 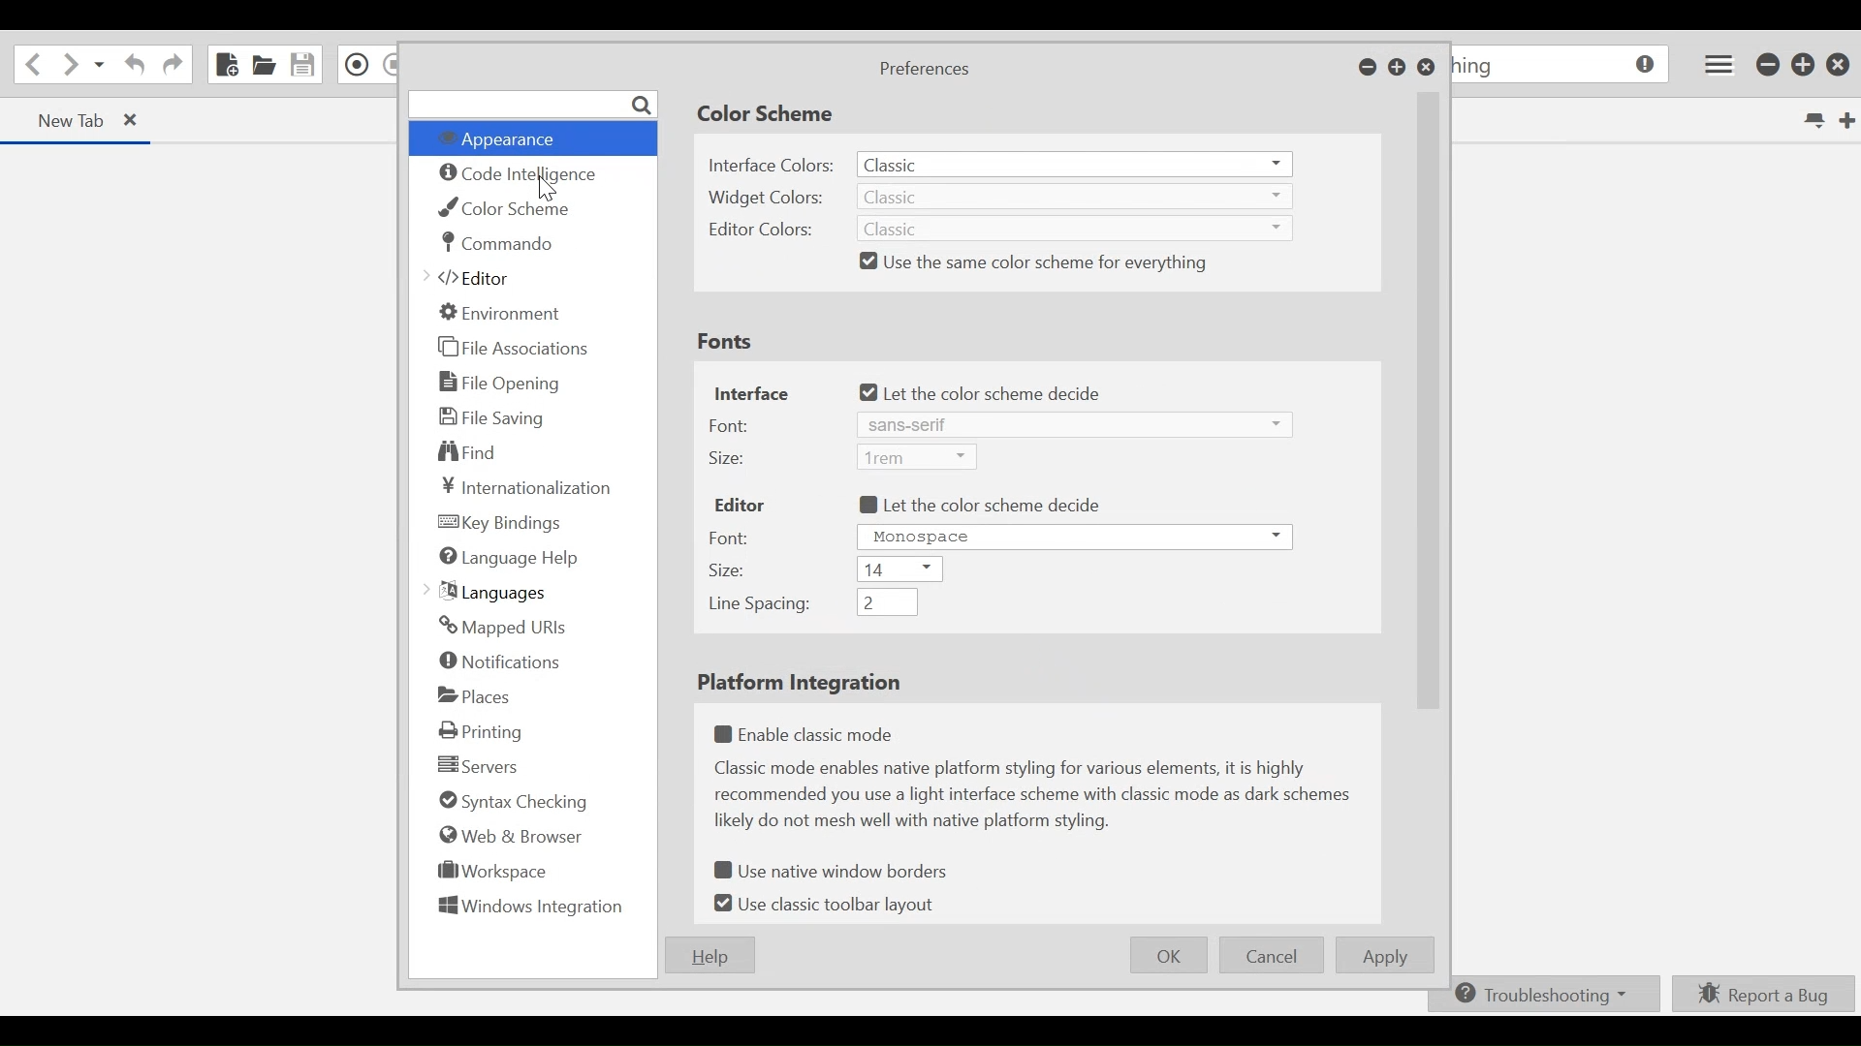 I want to click on let the color scheme decide, so click(x=981, y=506).